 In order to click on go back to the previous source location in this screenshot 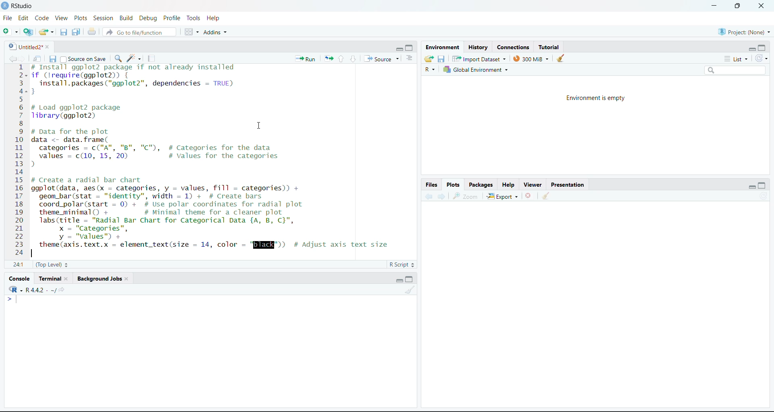, I will do `click(8, 58)`.